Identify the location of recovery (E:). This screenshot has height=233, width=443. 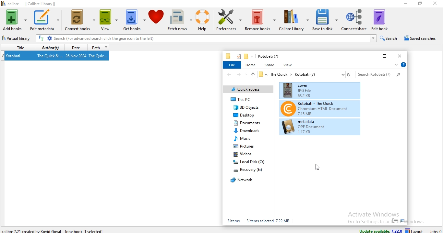
(248, 170).